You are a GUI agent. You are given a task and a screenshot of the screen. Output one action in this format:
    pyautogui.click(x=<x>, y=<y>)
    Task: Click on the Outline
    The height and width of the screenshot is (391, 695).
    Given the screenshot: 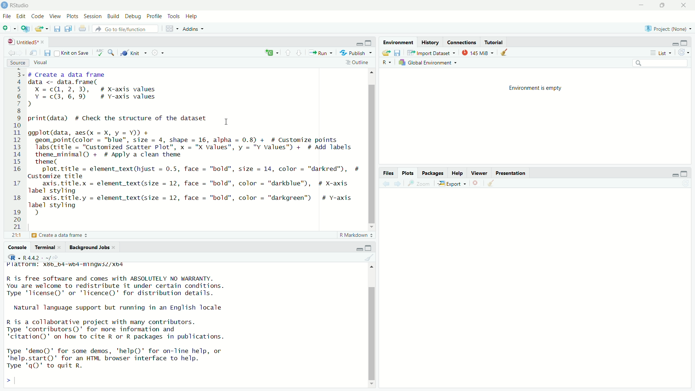 What is the action you would take?
    pyautogui.click(x=357, y=63)
    